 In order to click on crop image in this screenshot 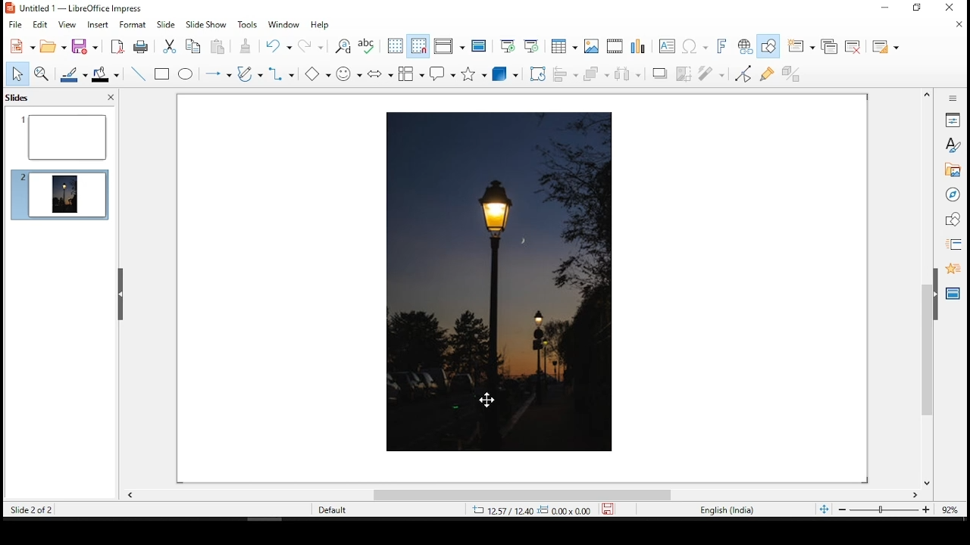, I will do `click(686, 74)`.